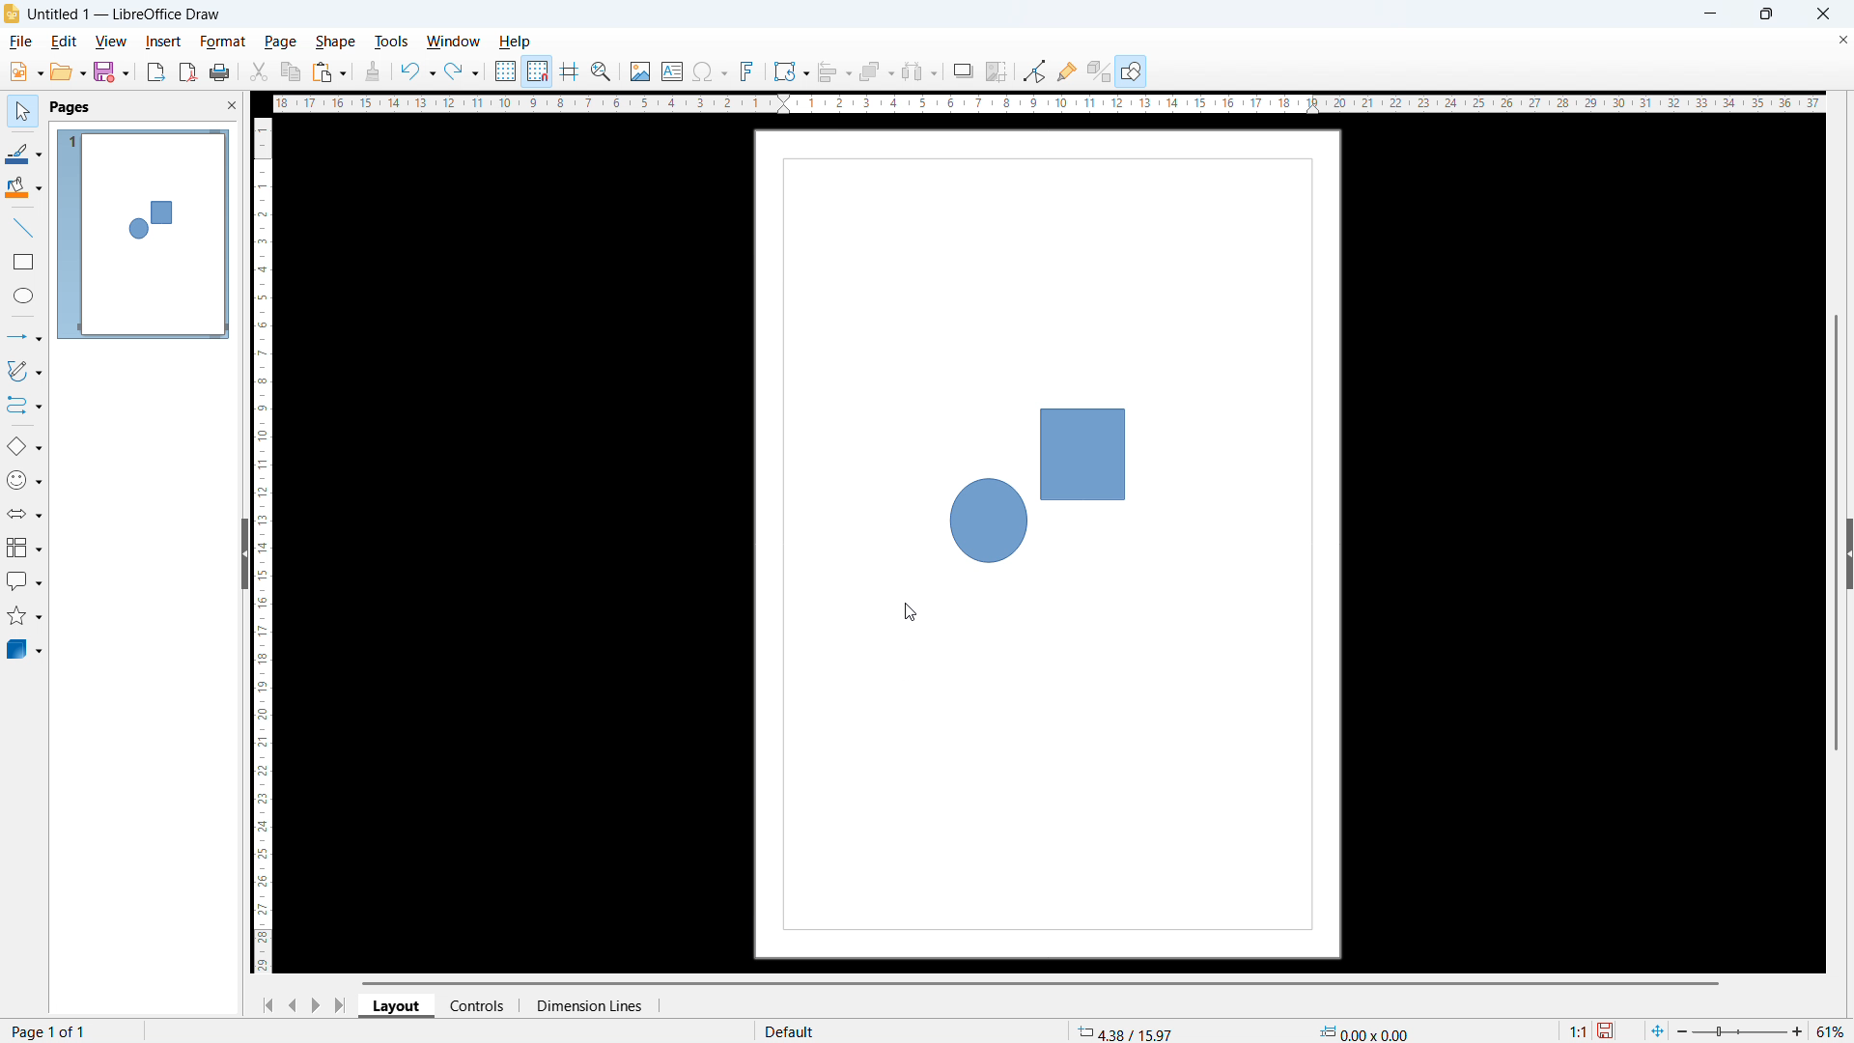 The width and height of the screenshot is (1854, 1043). What do you see at coordinates (147, 235) in the screenshot?
I see `page display` at bounding box center [147, 235].